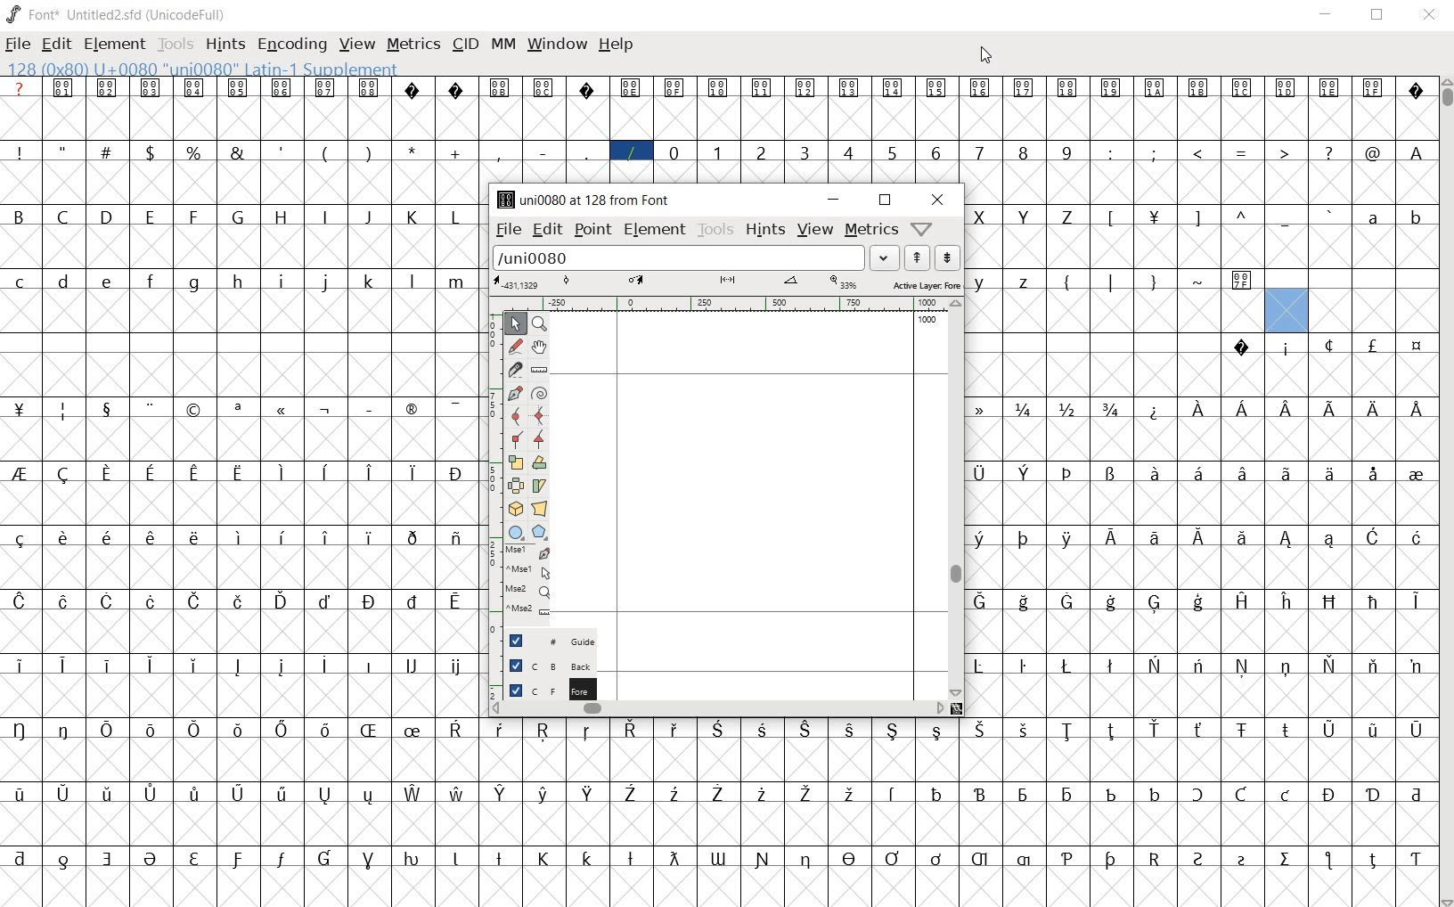 This screenshot has height=907, width=1454. I want to click on glyph, so click(1373, 153).